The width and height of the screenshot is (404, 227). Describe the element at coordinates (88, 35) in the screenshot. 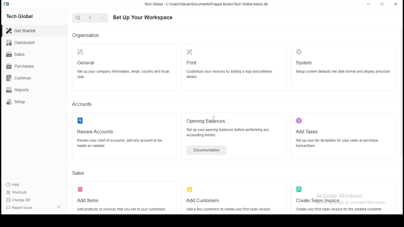

I see `organisation ` at that location.